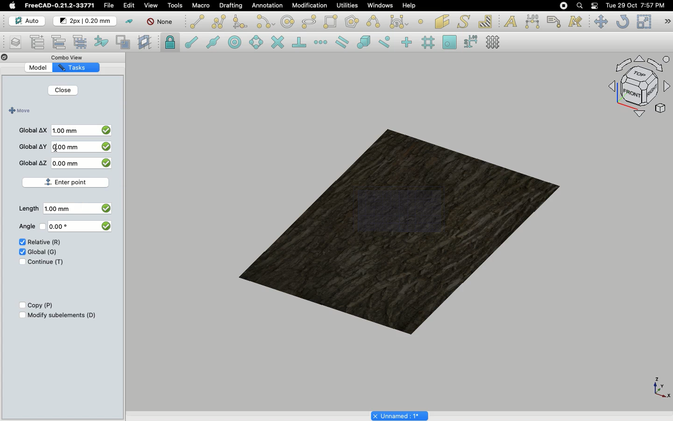 The width and height of the screenshot is (673, 421). Describe the element at coordinates (72, 163) in the screenshot. I see `0.00 mm` at that location.